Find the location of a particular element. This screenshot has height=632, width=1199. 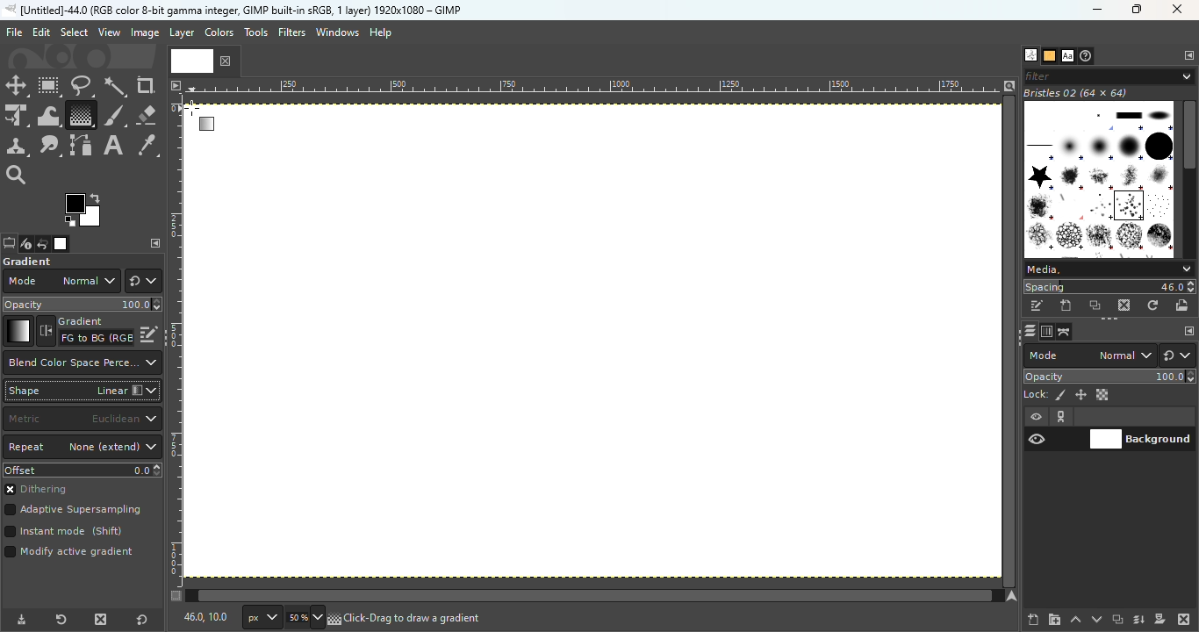

Create a new layer and add it to the image is located at coordinates (1034, 620).